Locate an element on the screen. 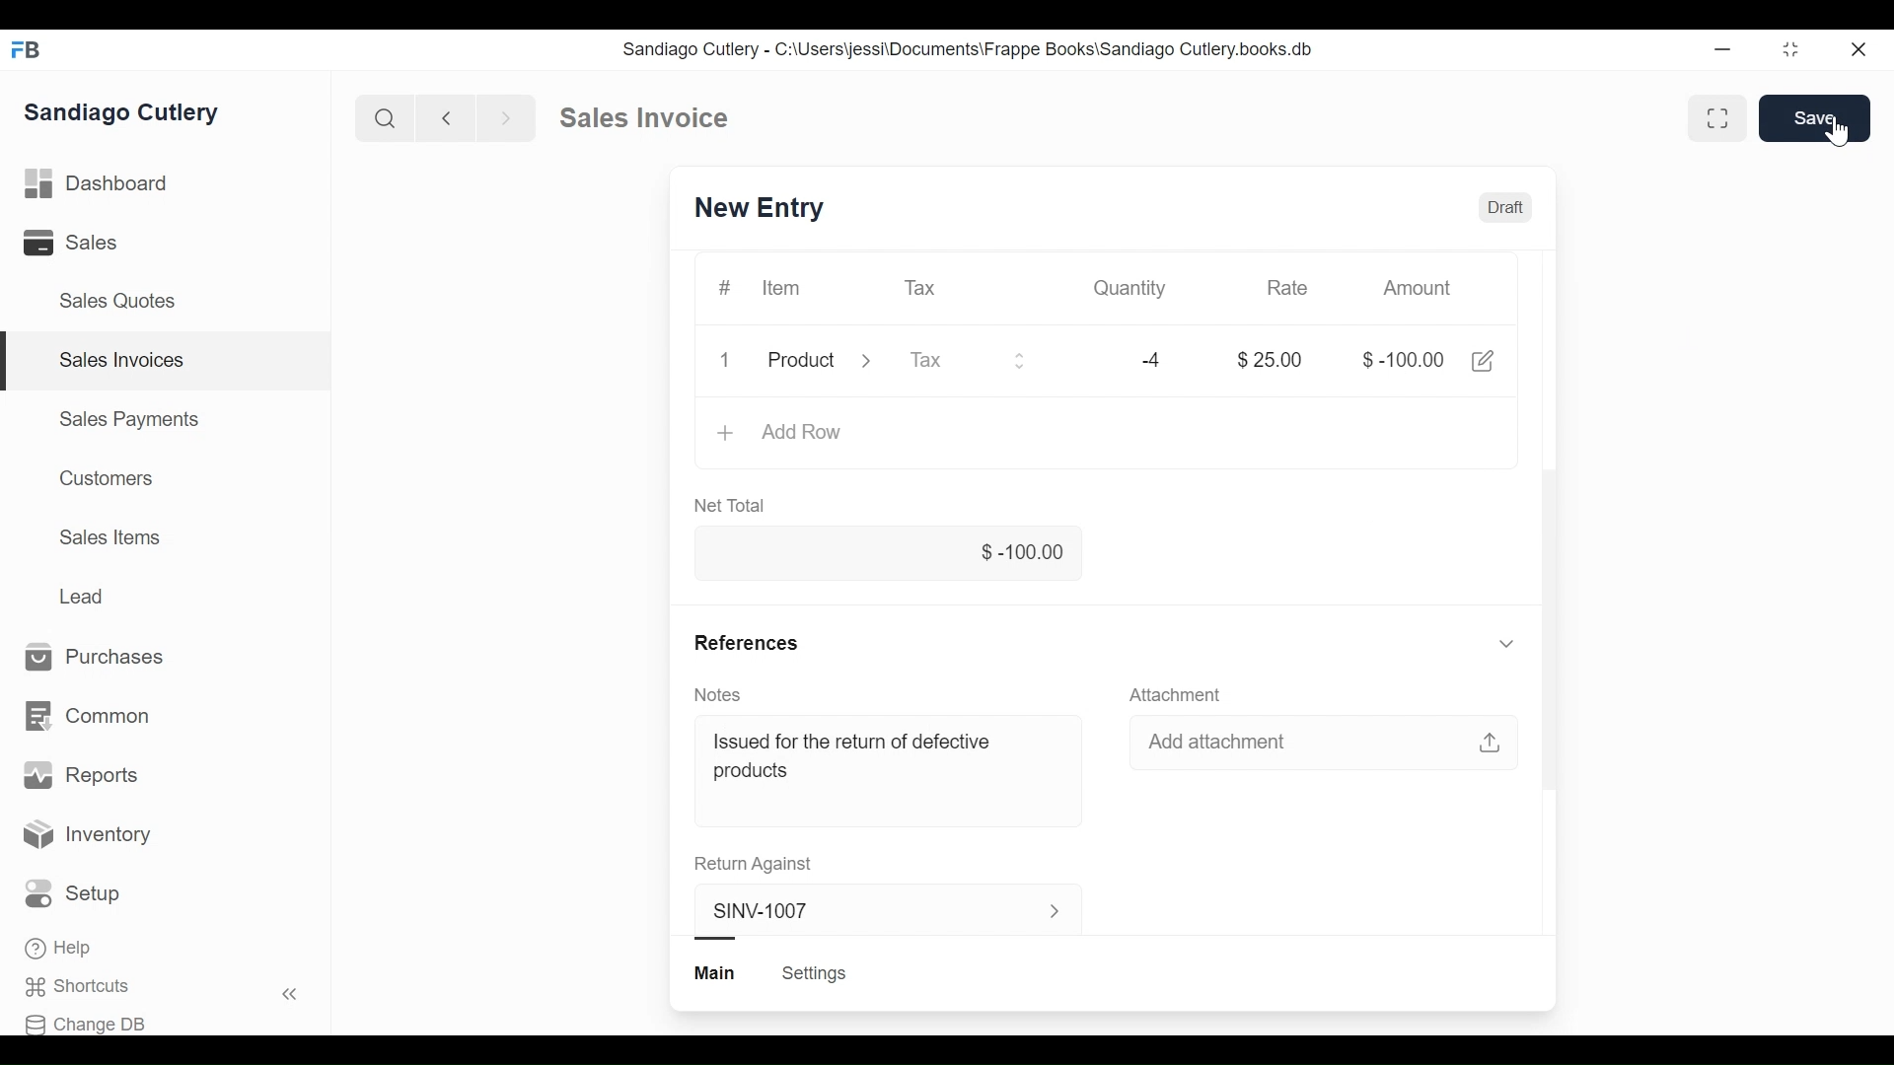 The width and height of the screenshot is (1894, 1065). Add attachment is located at coordinates (1328, 745).